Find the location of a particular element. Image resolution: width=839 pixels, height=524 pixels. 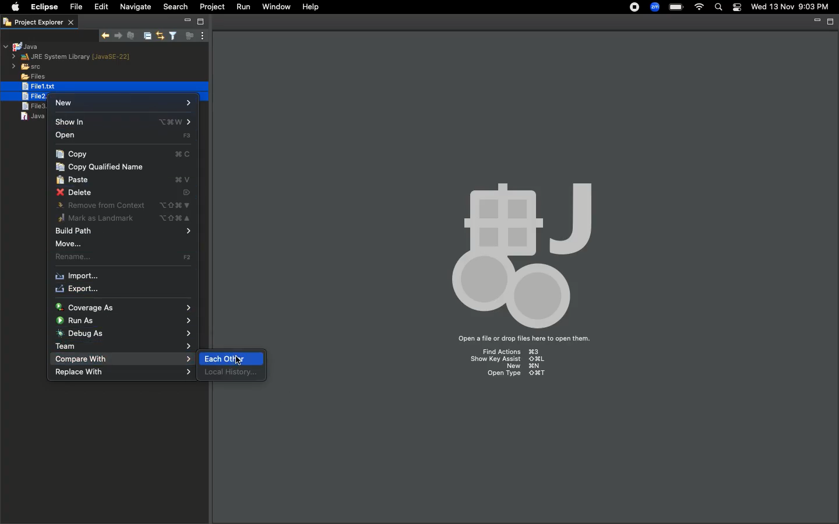

New is located at coordinates (125, 102).